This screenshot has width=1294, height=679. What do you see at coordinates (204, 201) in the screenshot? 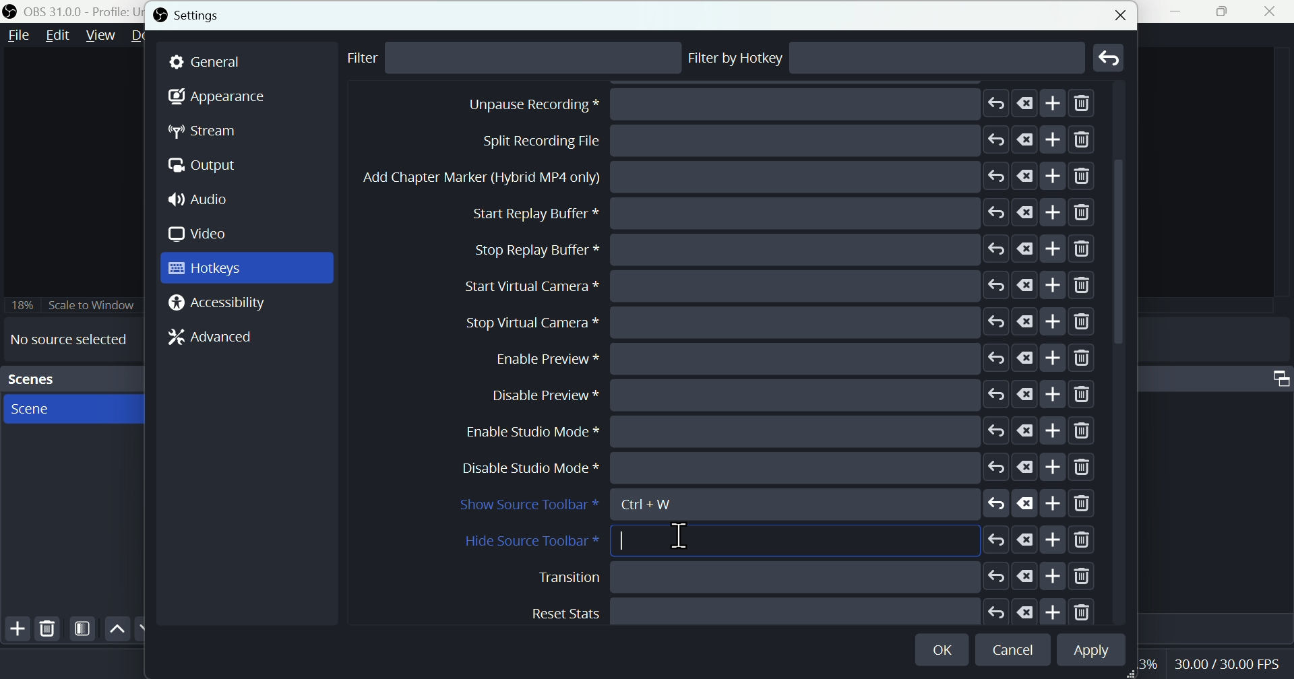
I see `Audio` at bounding box center [204, 201].